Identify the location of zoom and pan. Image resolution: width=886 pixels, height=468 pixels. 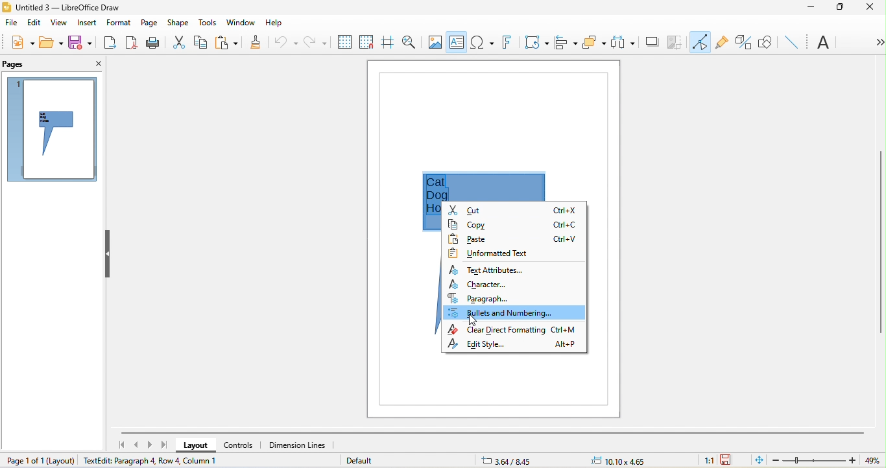
(411, 43).